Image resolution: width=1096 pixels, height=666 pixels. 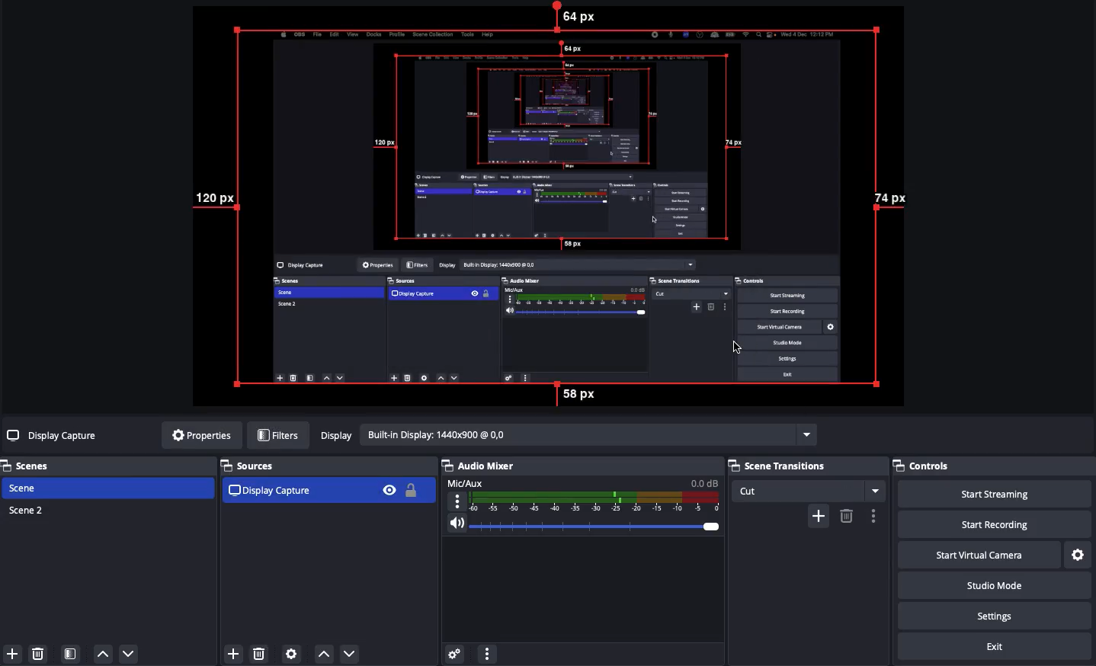 What do you see at coordinates (103, 655) in the screenshot?
I see `Move up` at bounding box center [103, 655].